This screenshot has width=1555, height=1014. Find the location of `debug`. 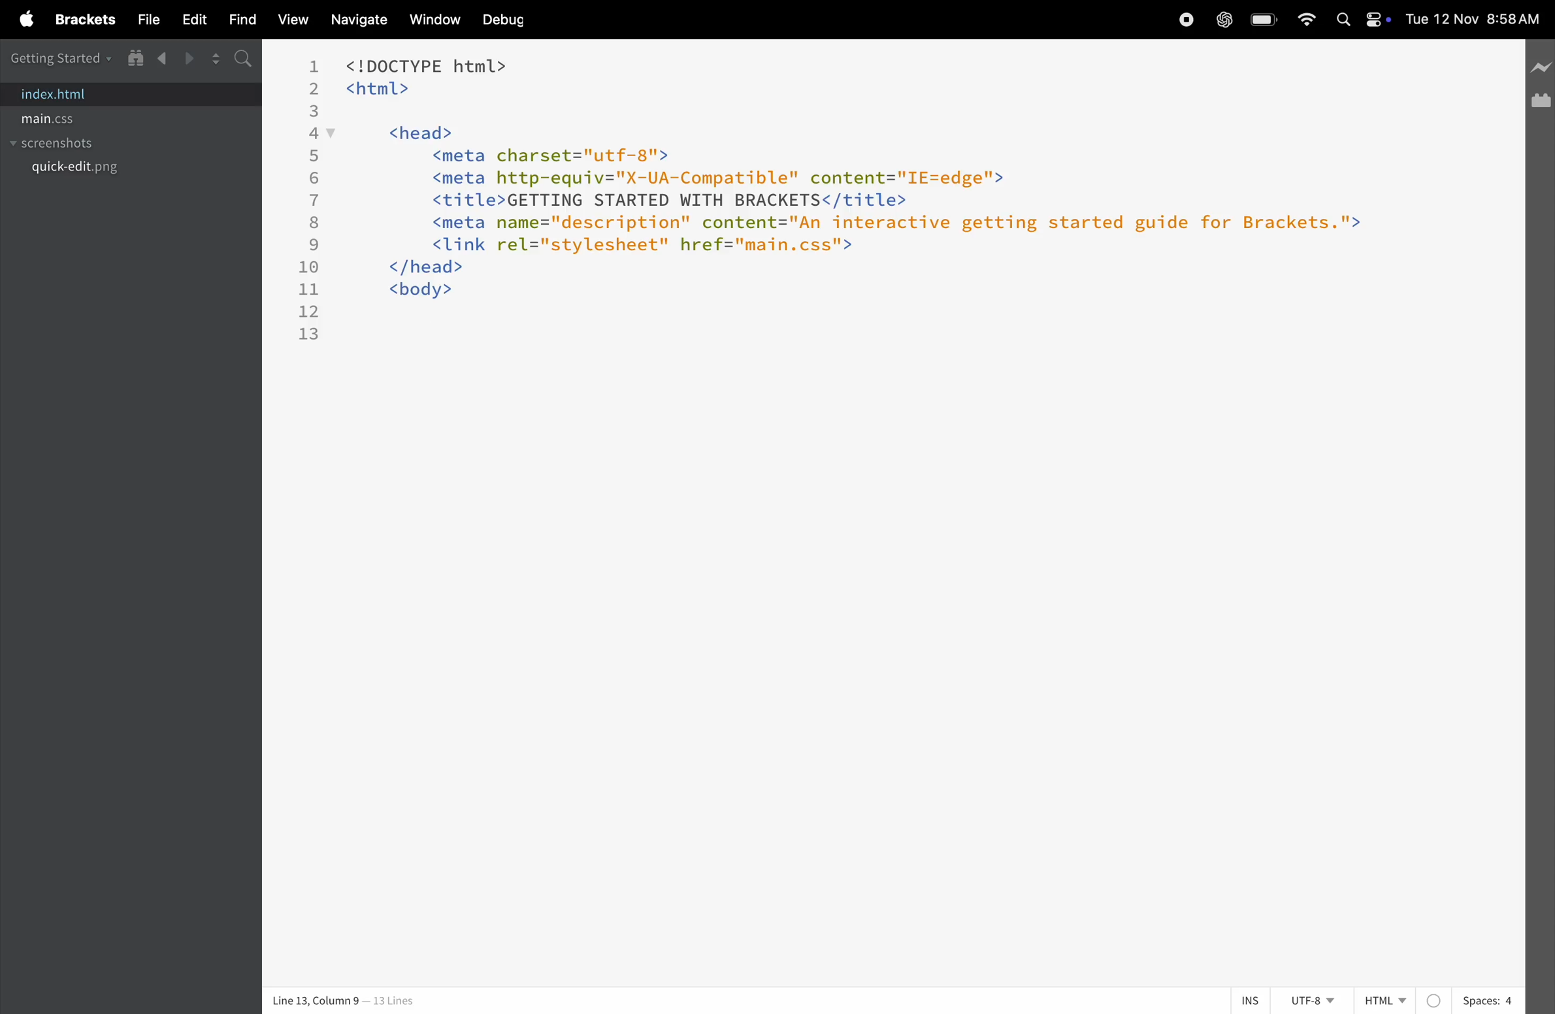

debug is located at coordinates (505, 20).